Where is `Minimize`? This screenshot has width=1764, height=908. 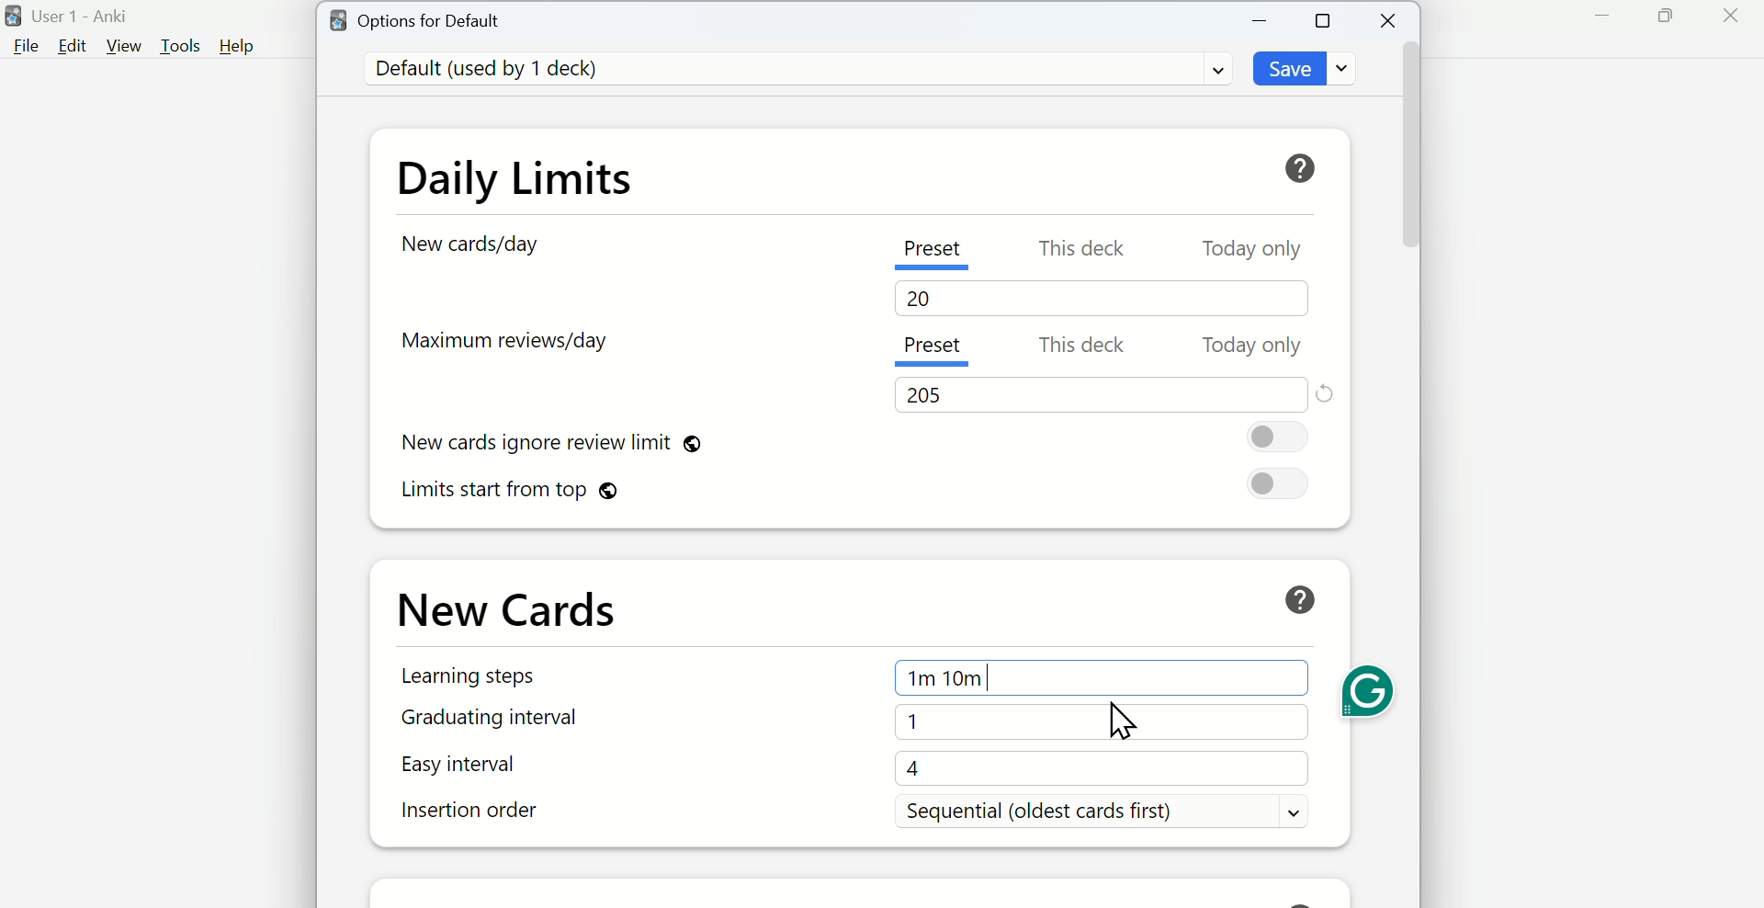
Minimize is located at coordinates (1599, 21).